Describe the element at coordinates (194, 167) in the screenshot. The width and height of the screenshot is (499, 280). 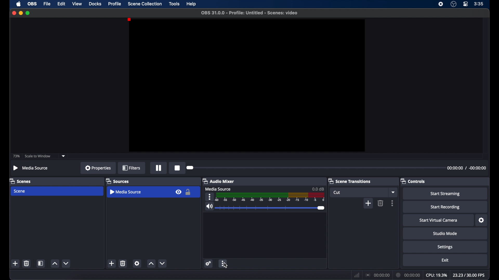
I see `Seeker` at that location.